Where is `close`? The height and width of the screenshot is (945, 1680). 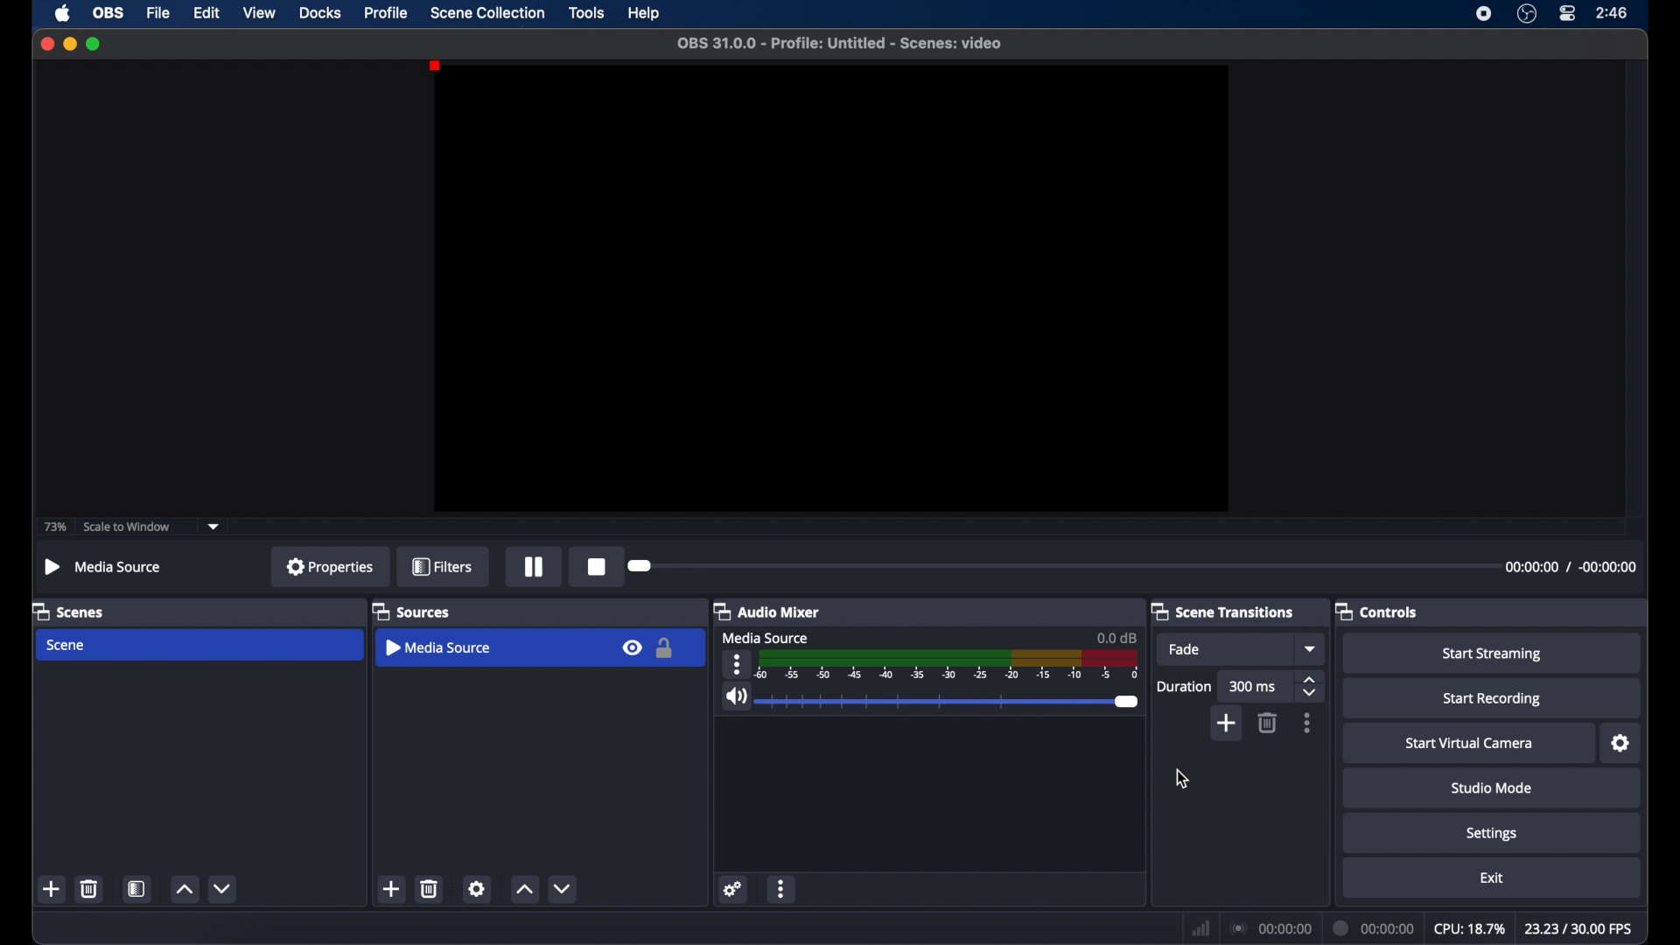
close is located at coordinates (44, 43).